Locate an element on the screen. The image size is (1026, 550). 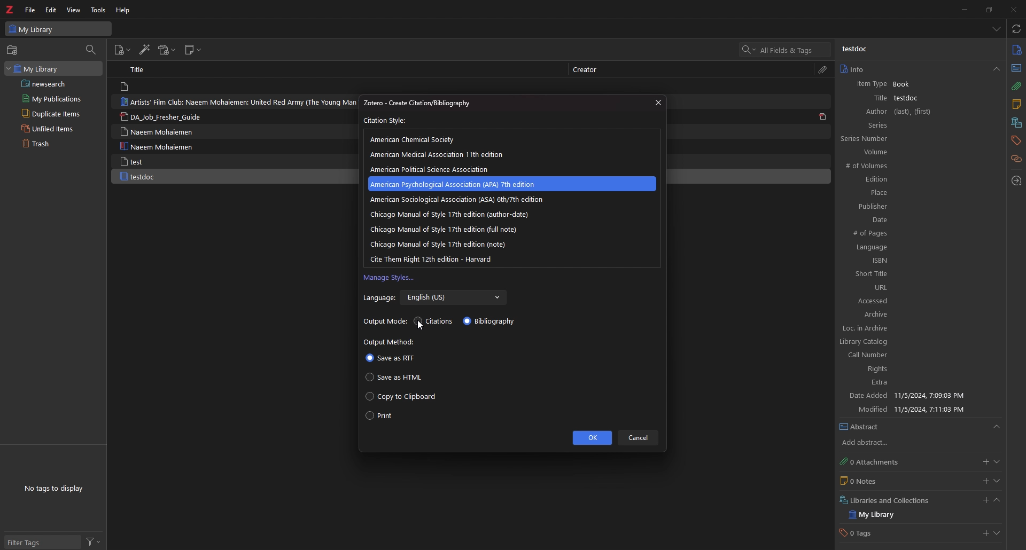
ISBN is located at coordinates (916, 261).